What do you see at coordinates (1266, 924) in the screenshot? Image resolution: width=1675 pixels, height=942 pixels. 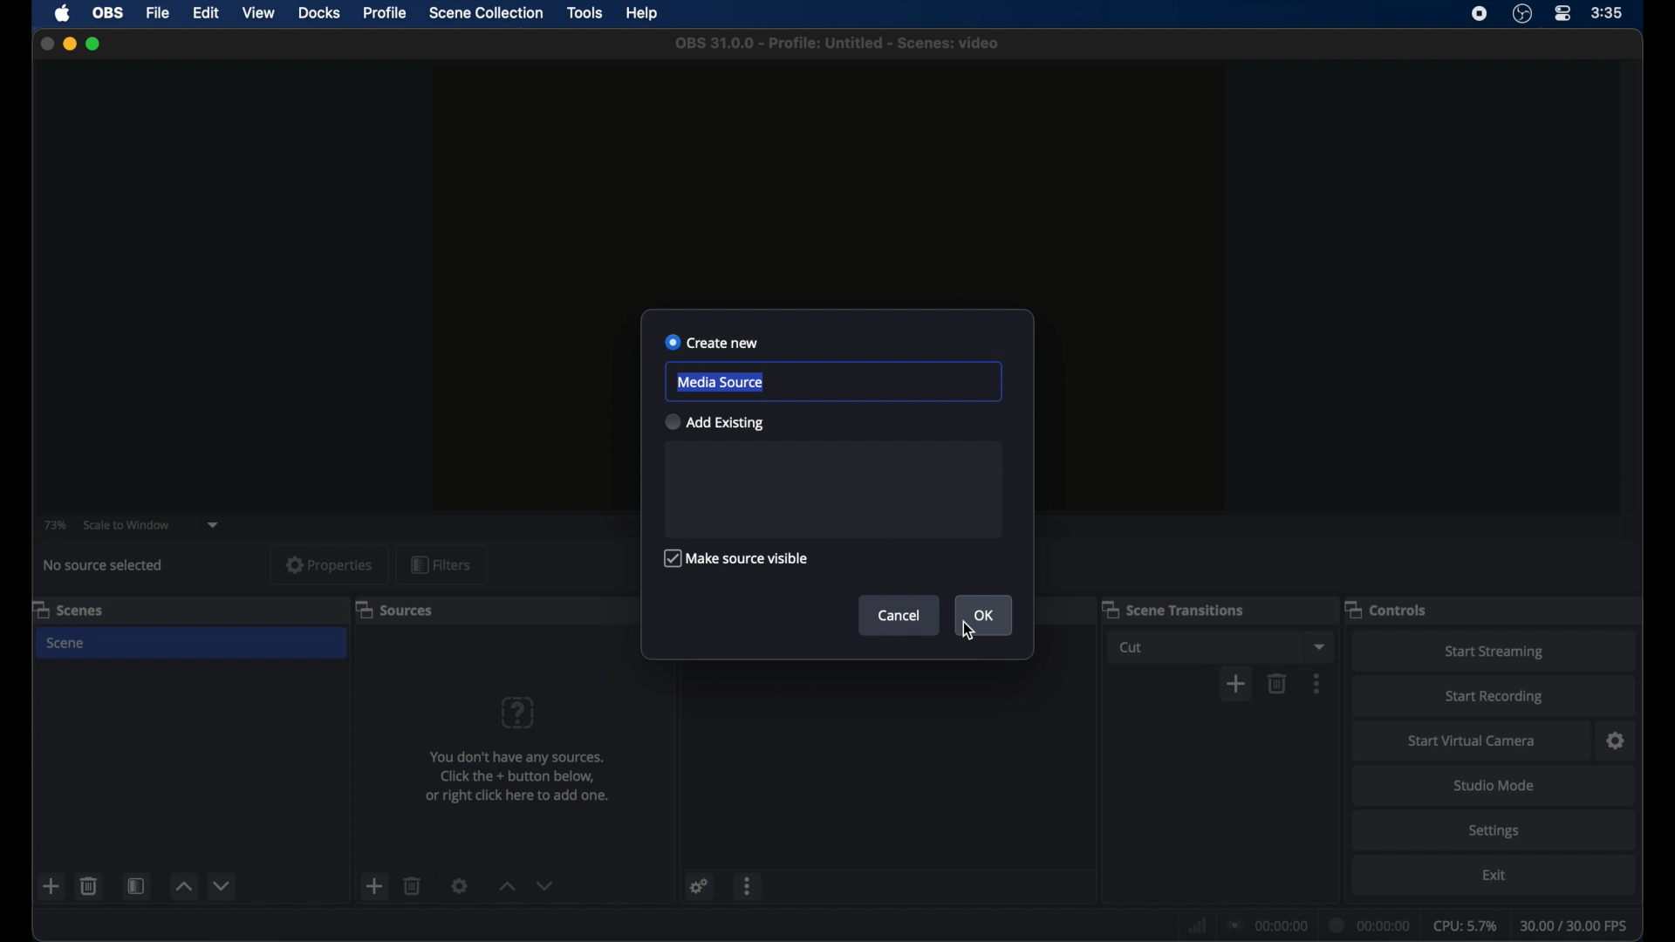 I see `connection` at bounding box center [1266, 924].